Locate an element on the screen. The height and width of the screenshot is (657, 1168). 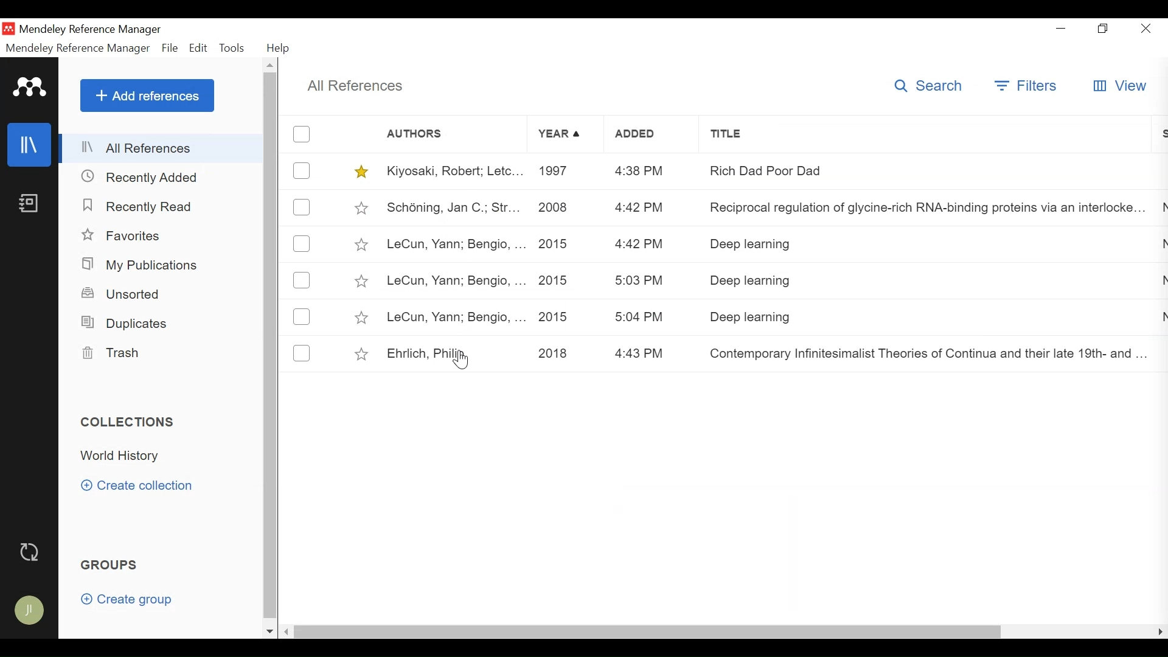
Duplicates is located at coordinates (122, 324).